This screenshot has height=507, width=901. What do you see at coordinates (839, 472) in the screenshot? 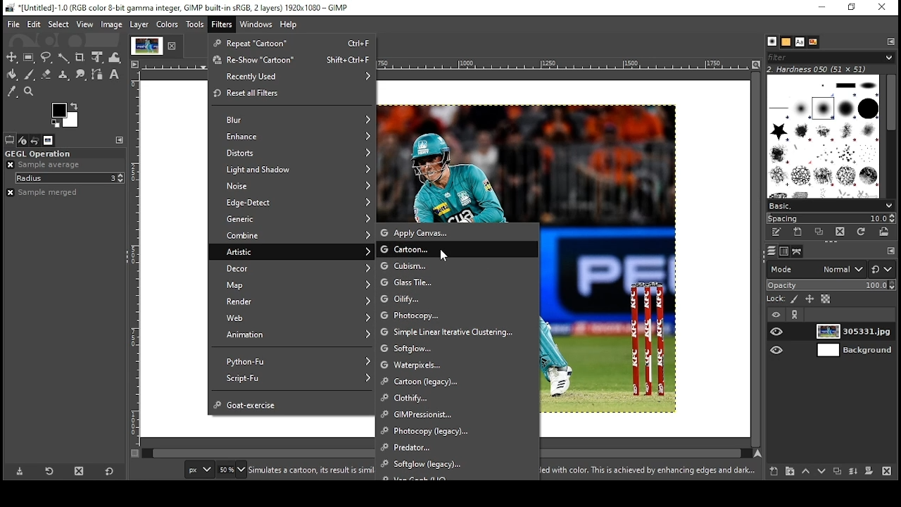
I see `duplicate layer` at bounding box center [839, 472].